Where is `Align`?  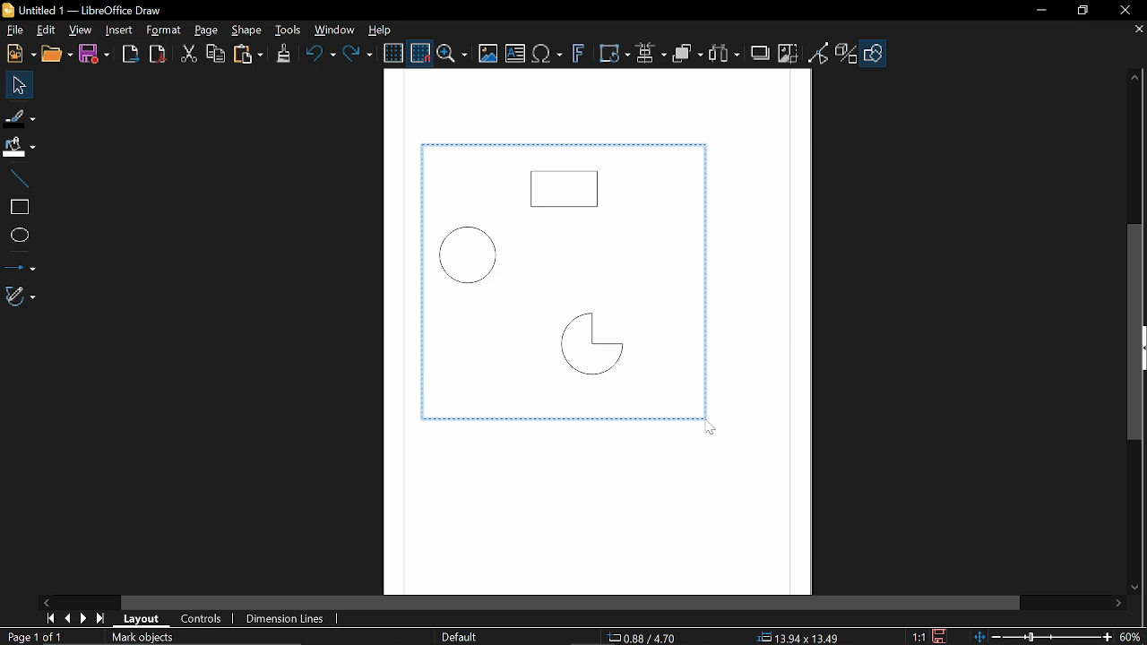
Align is located at coordinates (651, 54).